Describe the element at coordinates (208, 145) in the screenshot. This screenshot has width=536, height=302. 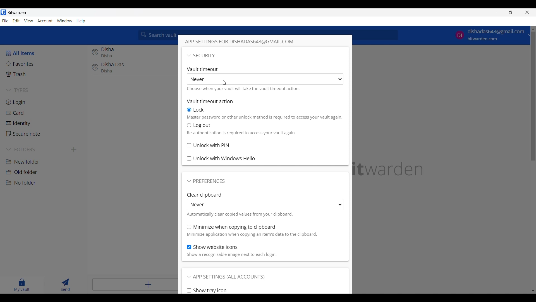
I see `Toggle for Unlock with PIN` at that location.